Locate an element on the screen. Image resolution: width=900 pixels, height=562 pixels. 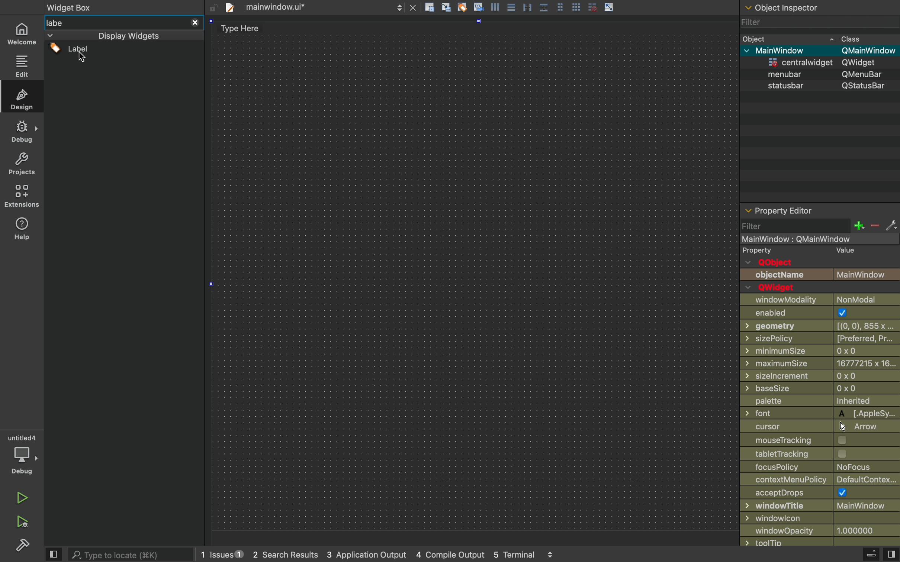
Icon is located at coordinates (478, 6).